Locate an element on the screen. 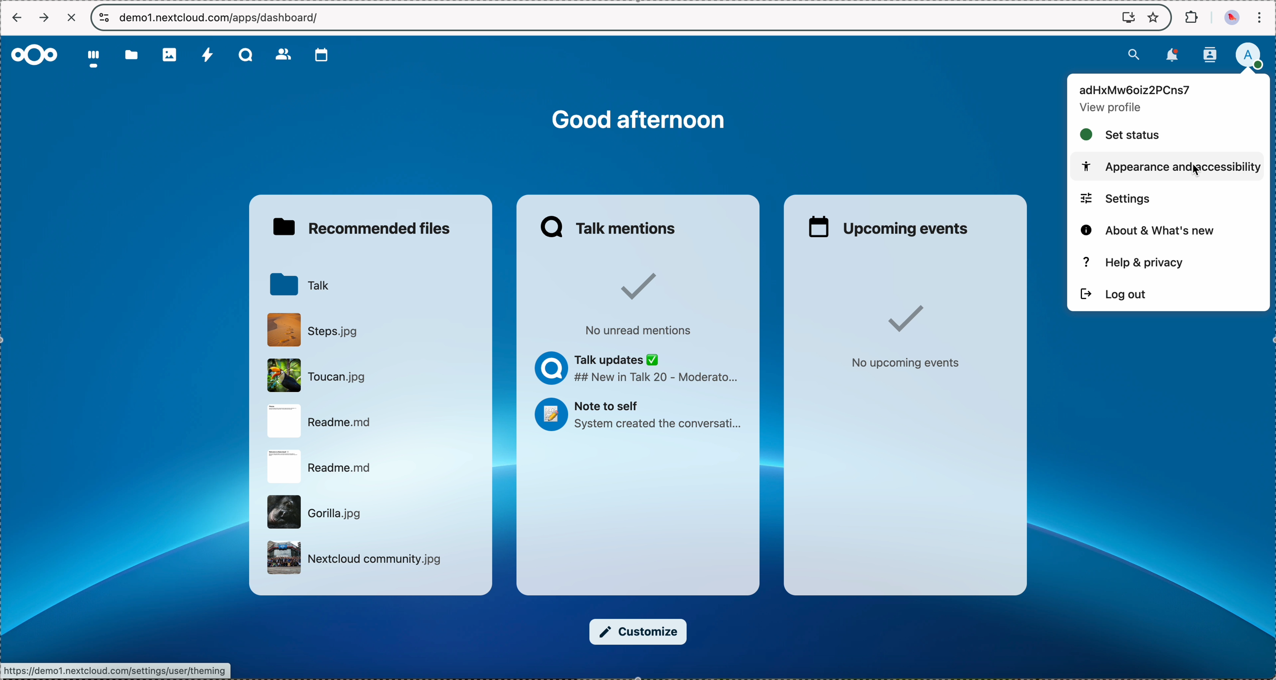 This screenshot has width=1276, height=680. no upcoming events is located at coordinates (905, 336).